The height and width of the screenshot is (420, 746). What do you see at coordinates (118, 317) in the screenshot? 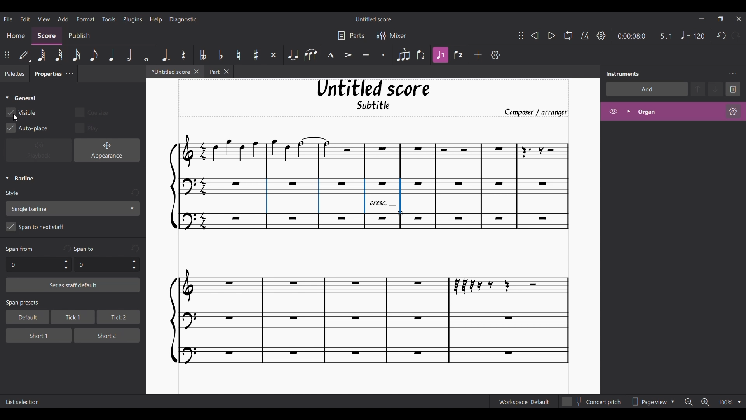
I see `tick 2` at bounding box center [118, 317].